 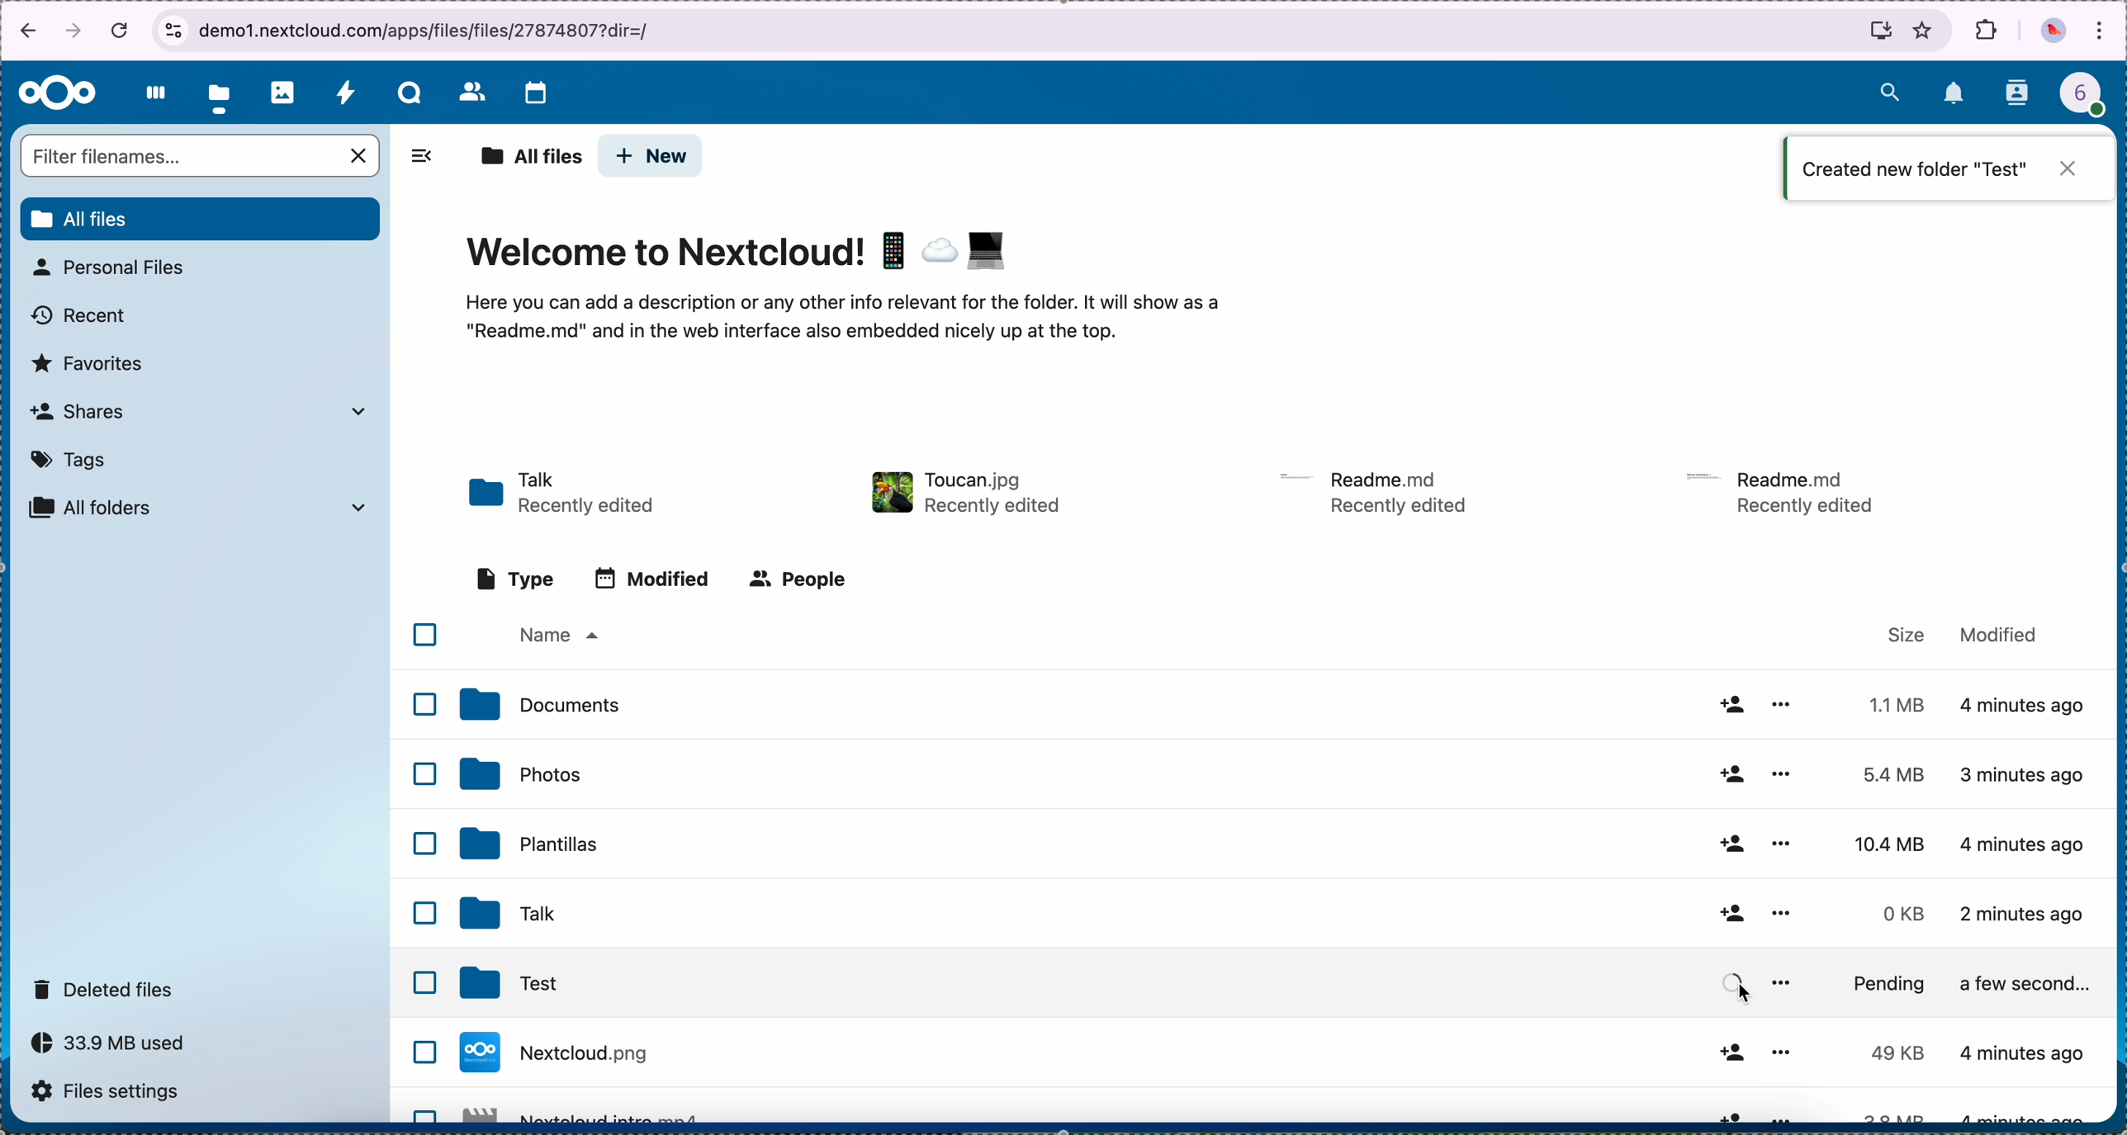 What do you see at coordinates (1987, 30) in the screenshot?
I see `extensions` at bounding box center [1987, 30].